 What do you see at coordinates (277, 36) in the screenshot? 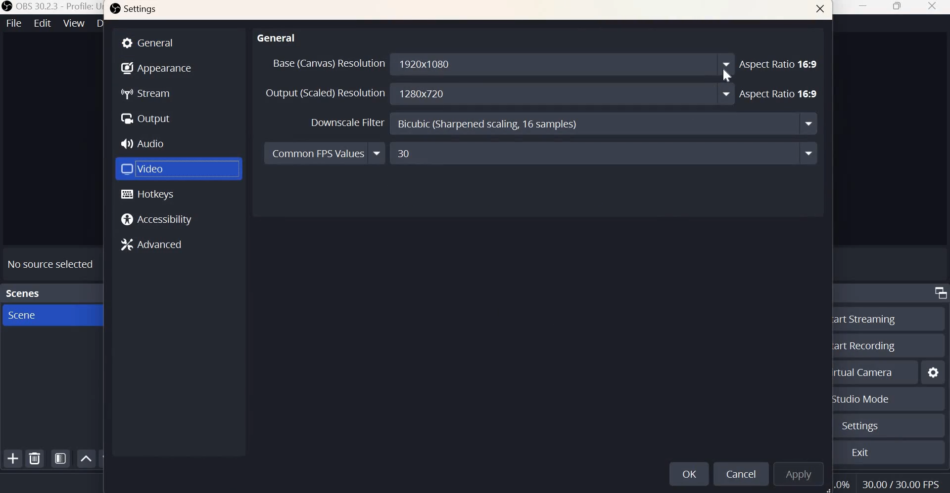
I see `General` at bounding box center [277, 36].